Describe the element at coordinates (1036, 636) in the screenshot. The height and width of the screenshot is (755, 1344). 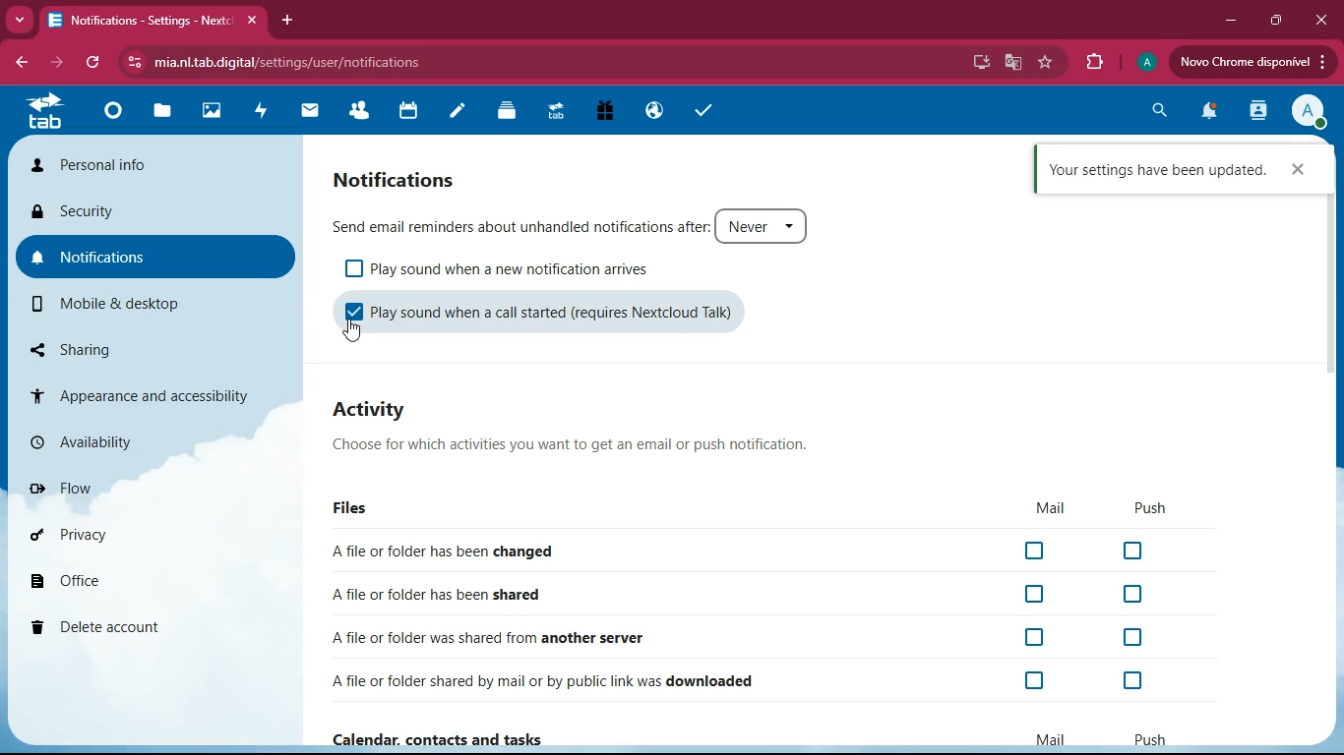
I see `off` at that location.